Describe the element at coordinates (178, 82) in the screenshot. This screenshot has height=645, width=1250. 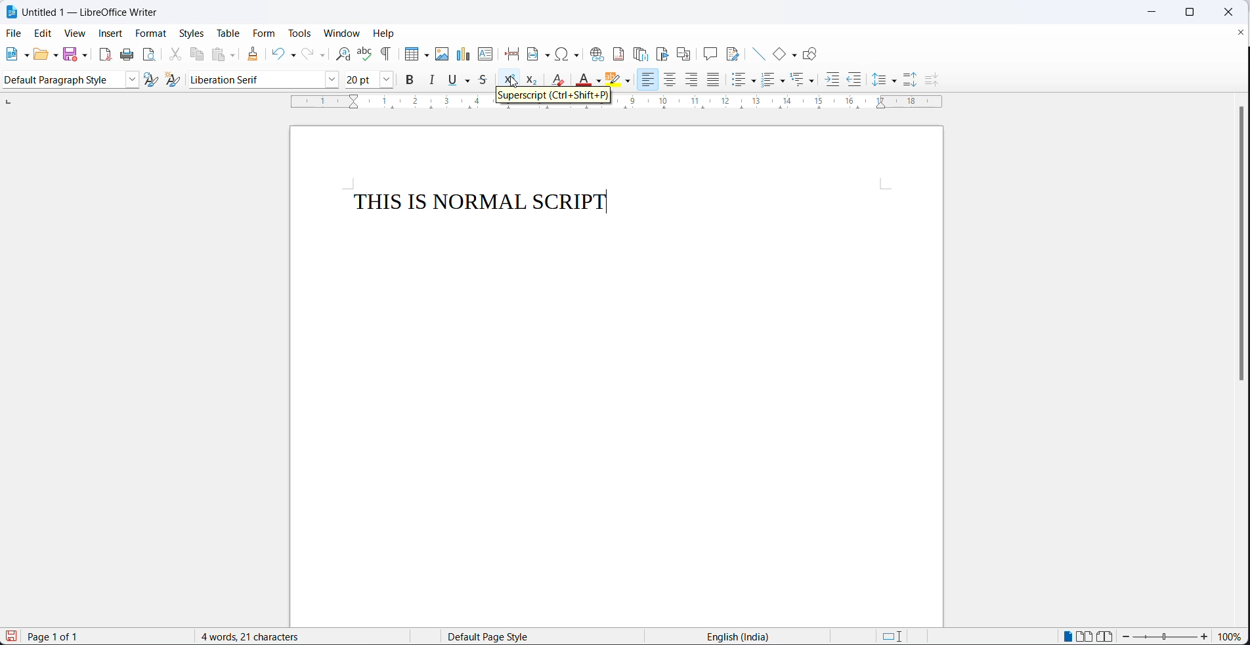
I see `create new style from selection` at that location.